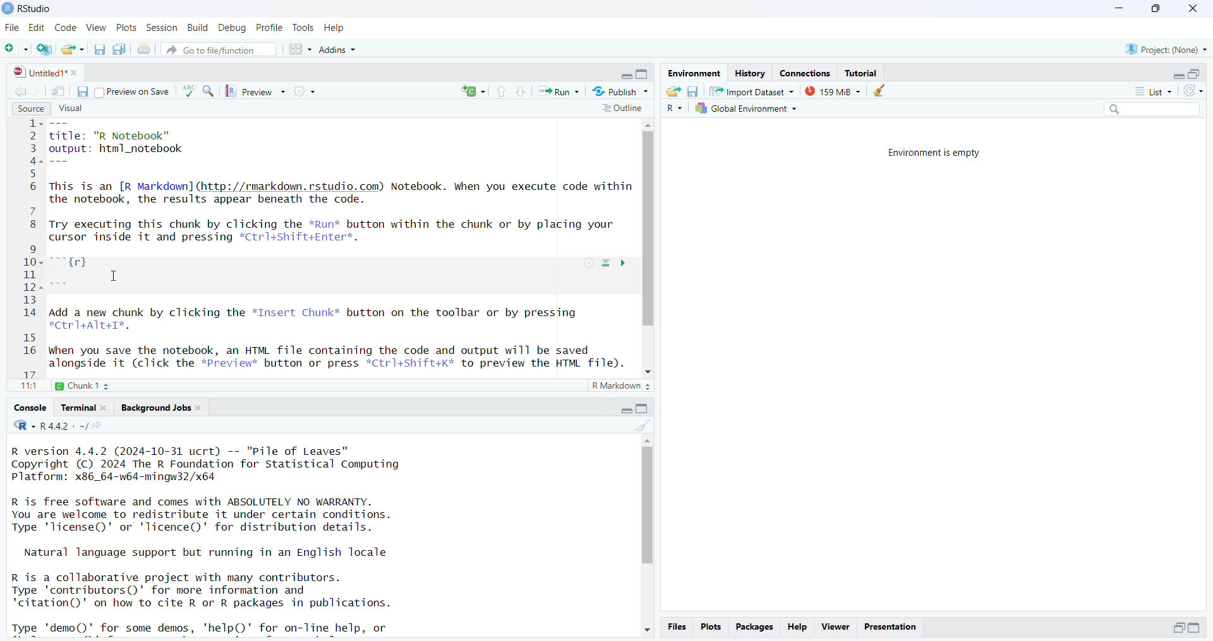 This screenshot has height=641, width=1213. I want to click on Addins, so click(338, 51).